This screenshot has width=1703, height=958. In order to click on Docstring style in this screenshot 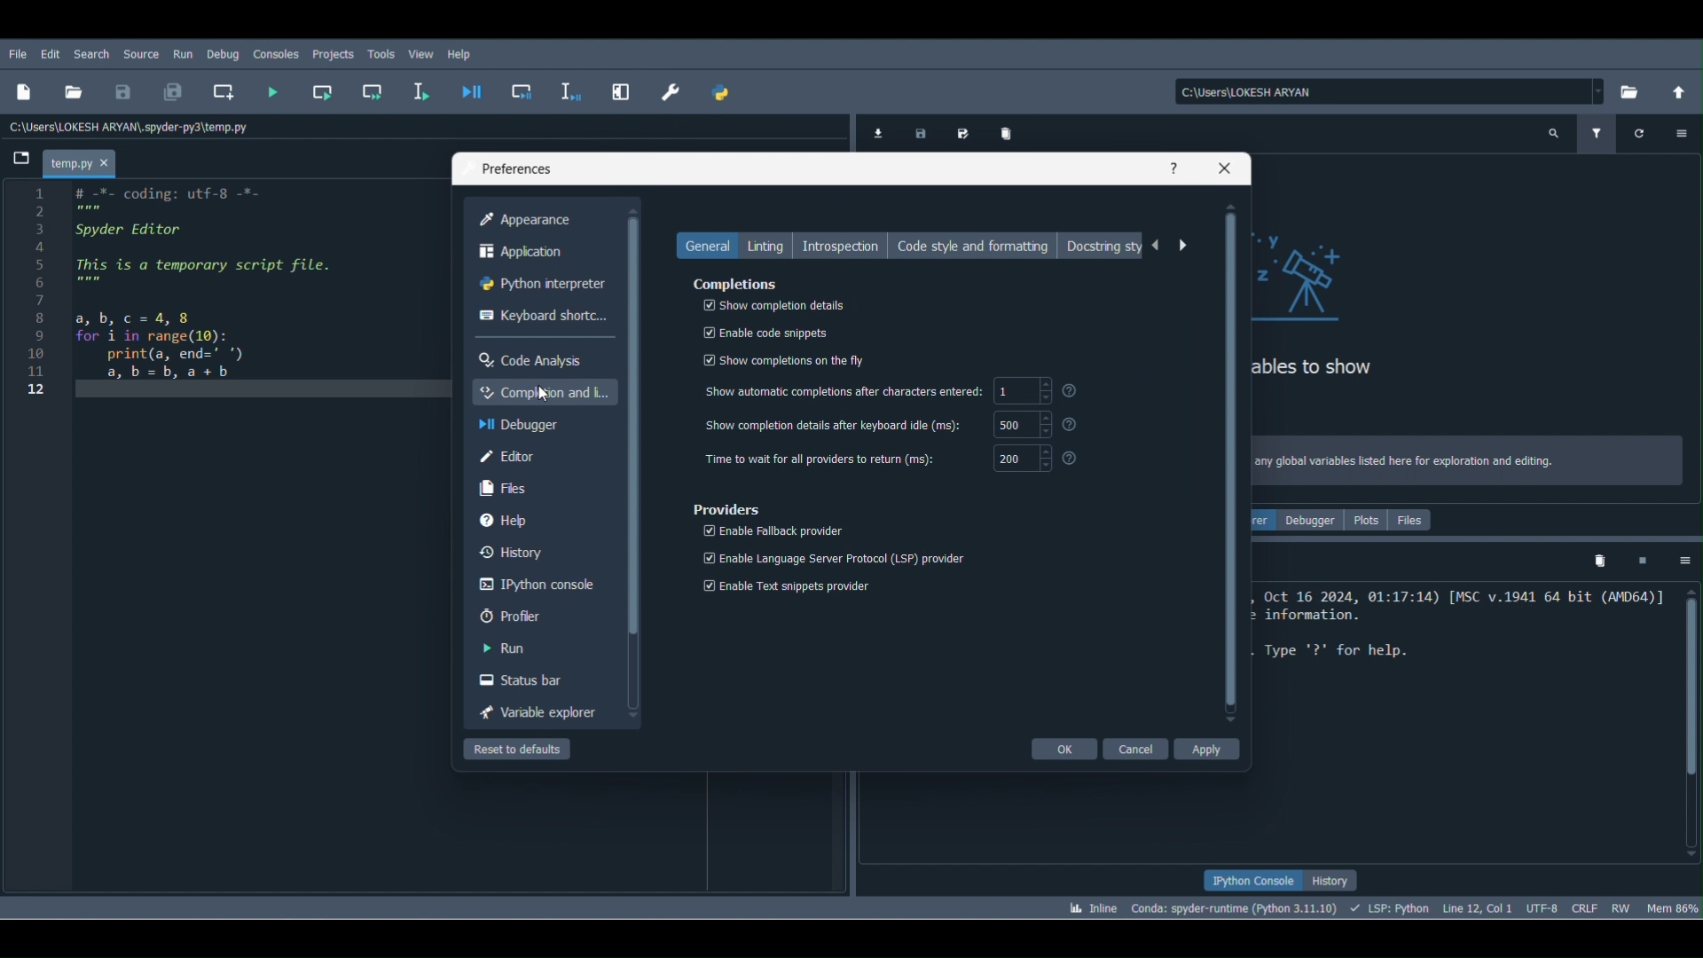, I will do `click(1106, 248)`.